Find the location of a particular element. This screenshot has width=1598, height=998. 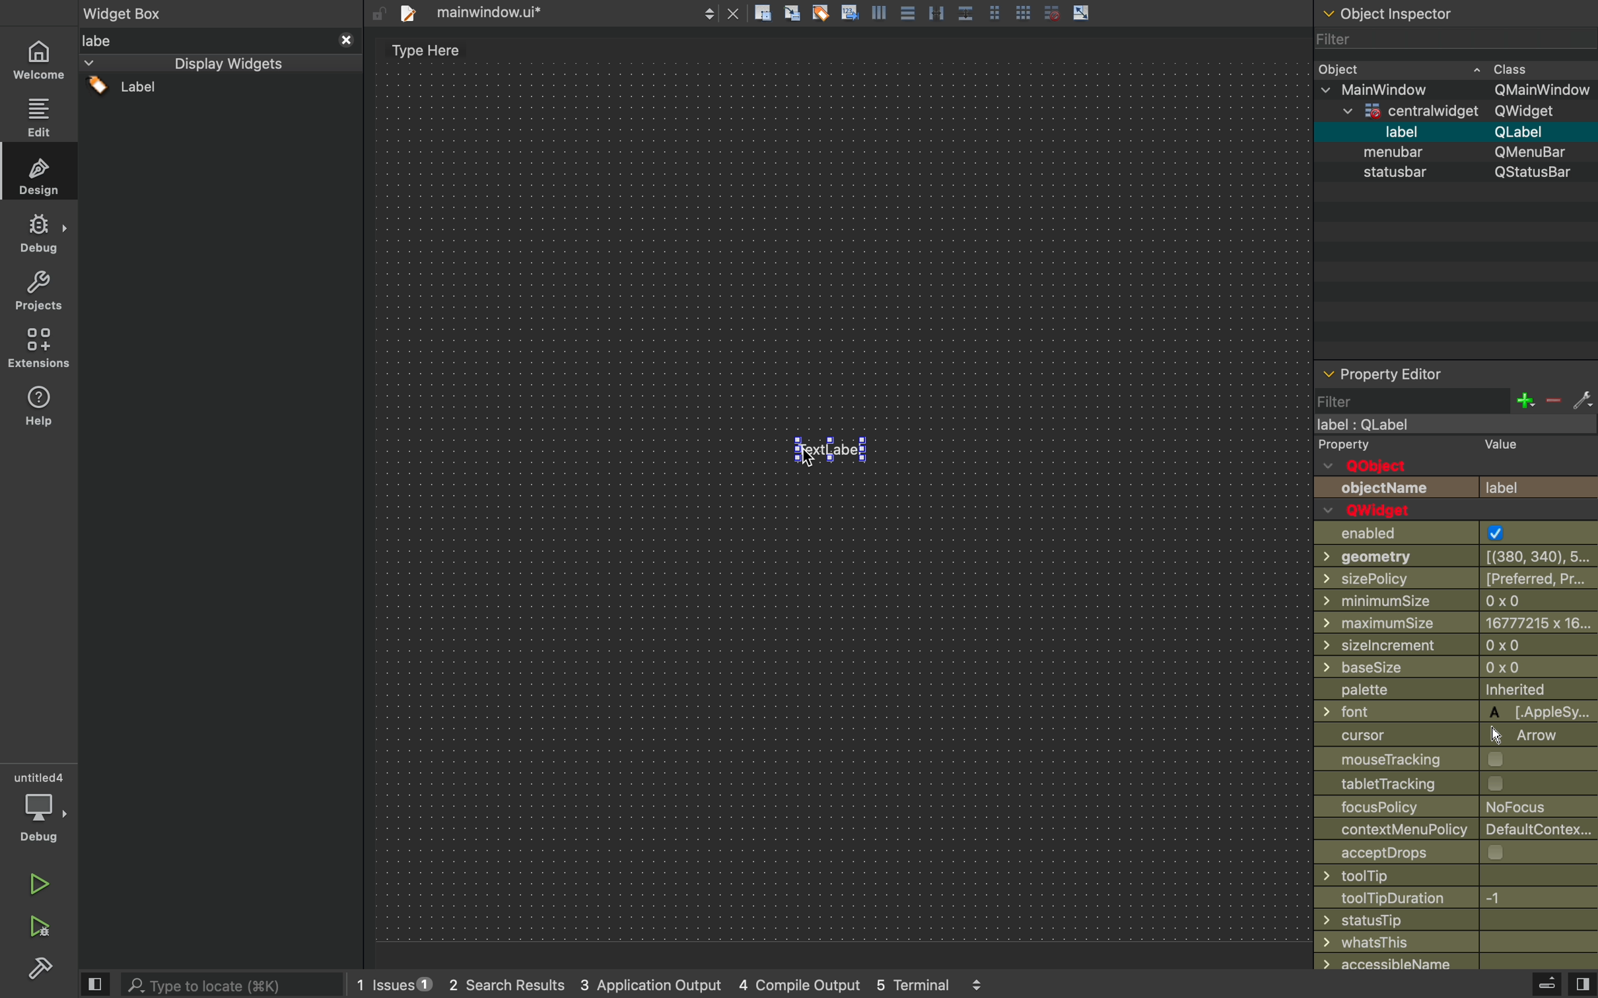

icon is located at coordinates (881, 12).